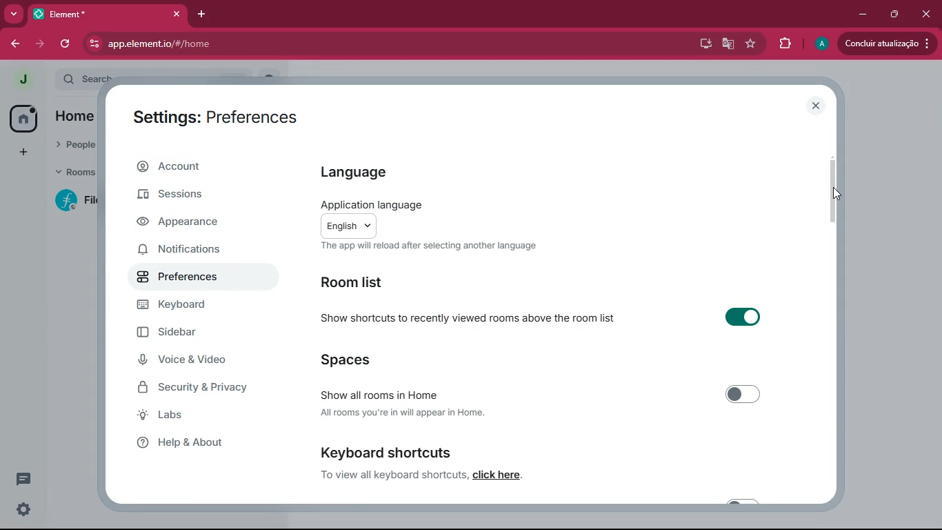 The width and height of the screenshot is (942, 530). What do you see at coordinates (23, 152) in the screenshot?
I see `add` at bounding box center [23, 152].